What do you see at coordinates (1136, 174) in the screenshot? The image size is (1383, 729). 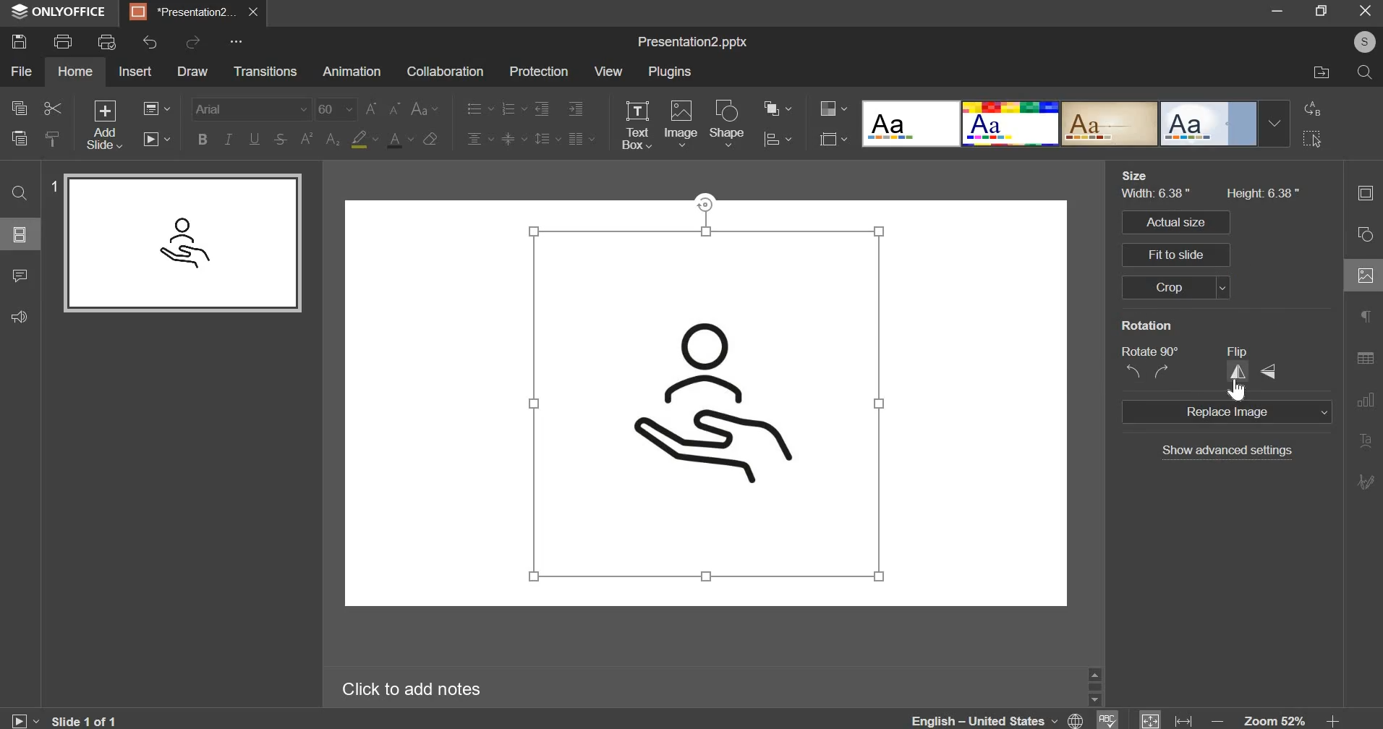 I see `size` at bounding box center [1136, 174].